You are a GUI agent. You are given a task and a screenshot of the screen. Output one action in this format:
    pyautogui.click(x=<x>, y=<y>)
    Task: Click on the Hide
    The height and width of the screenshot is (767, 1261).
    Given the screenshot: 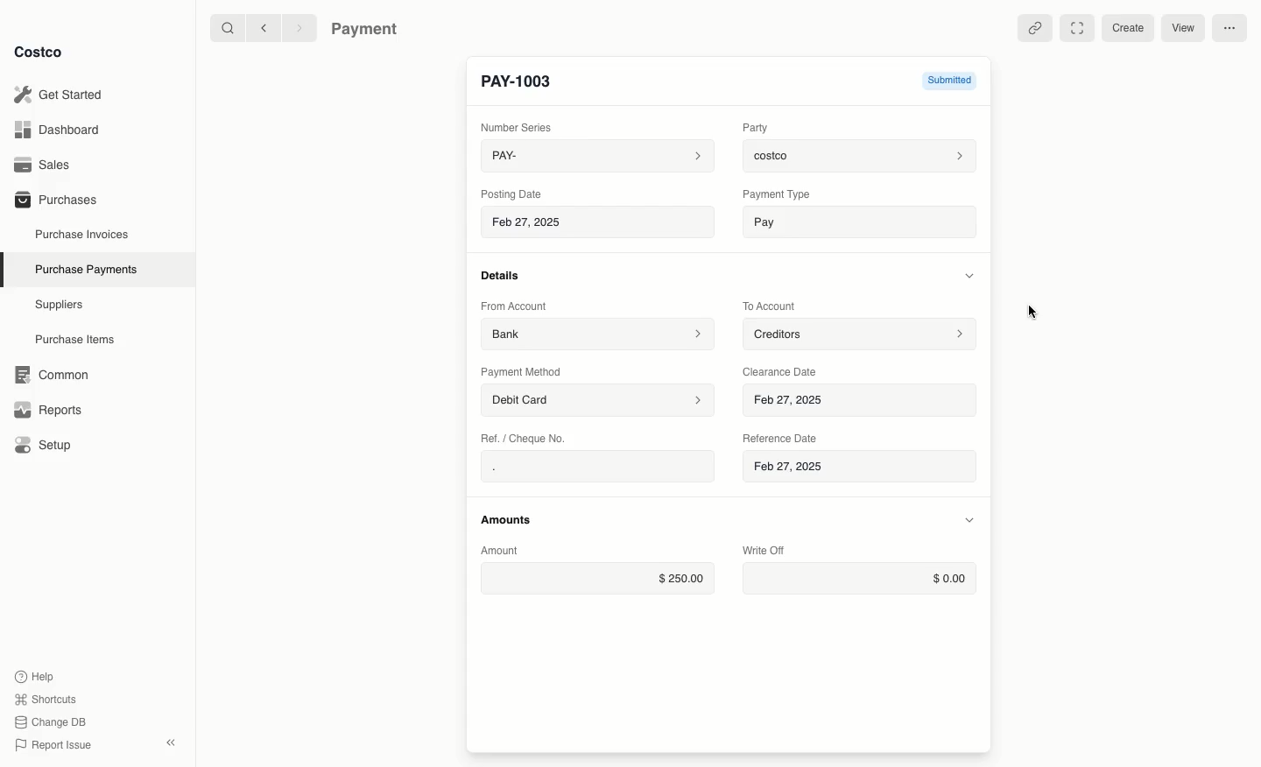 What is the action you would take?
    pyautogui.click(x=964, y=275)
    